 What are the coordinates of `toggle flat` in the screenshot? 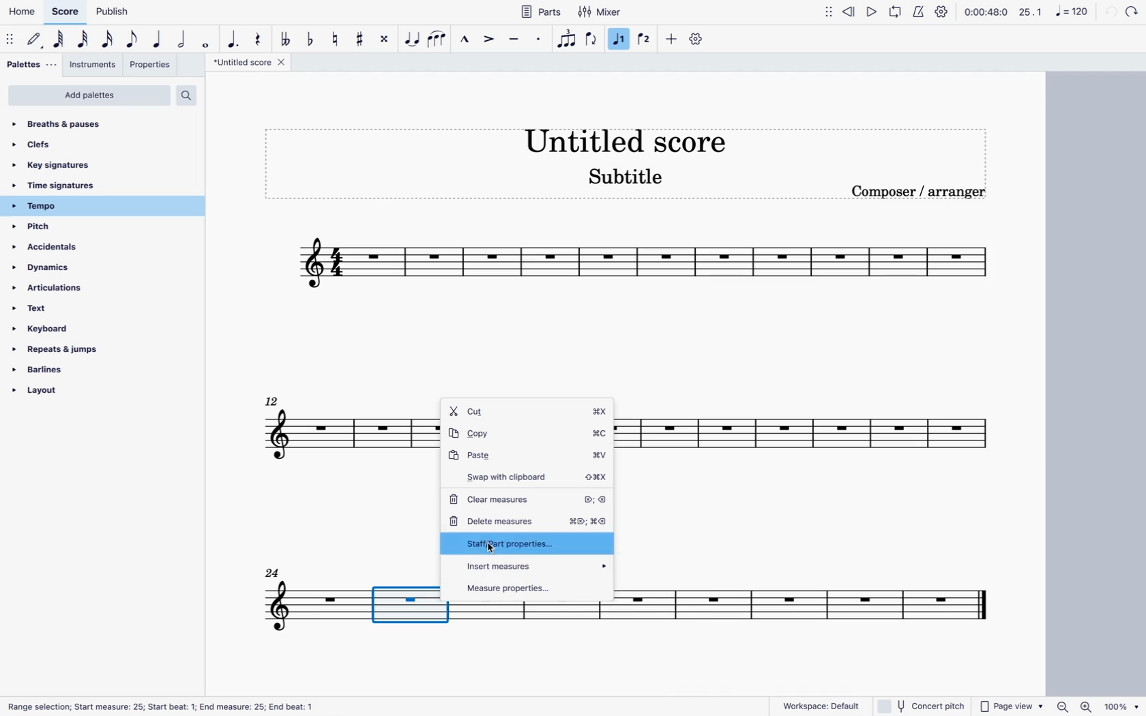 It's located at (285, 40).